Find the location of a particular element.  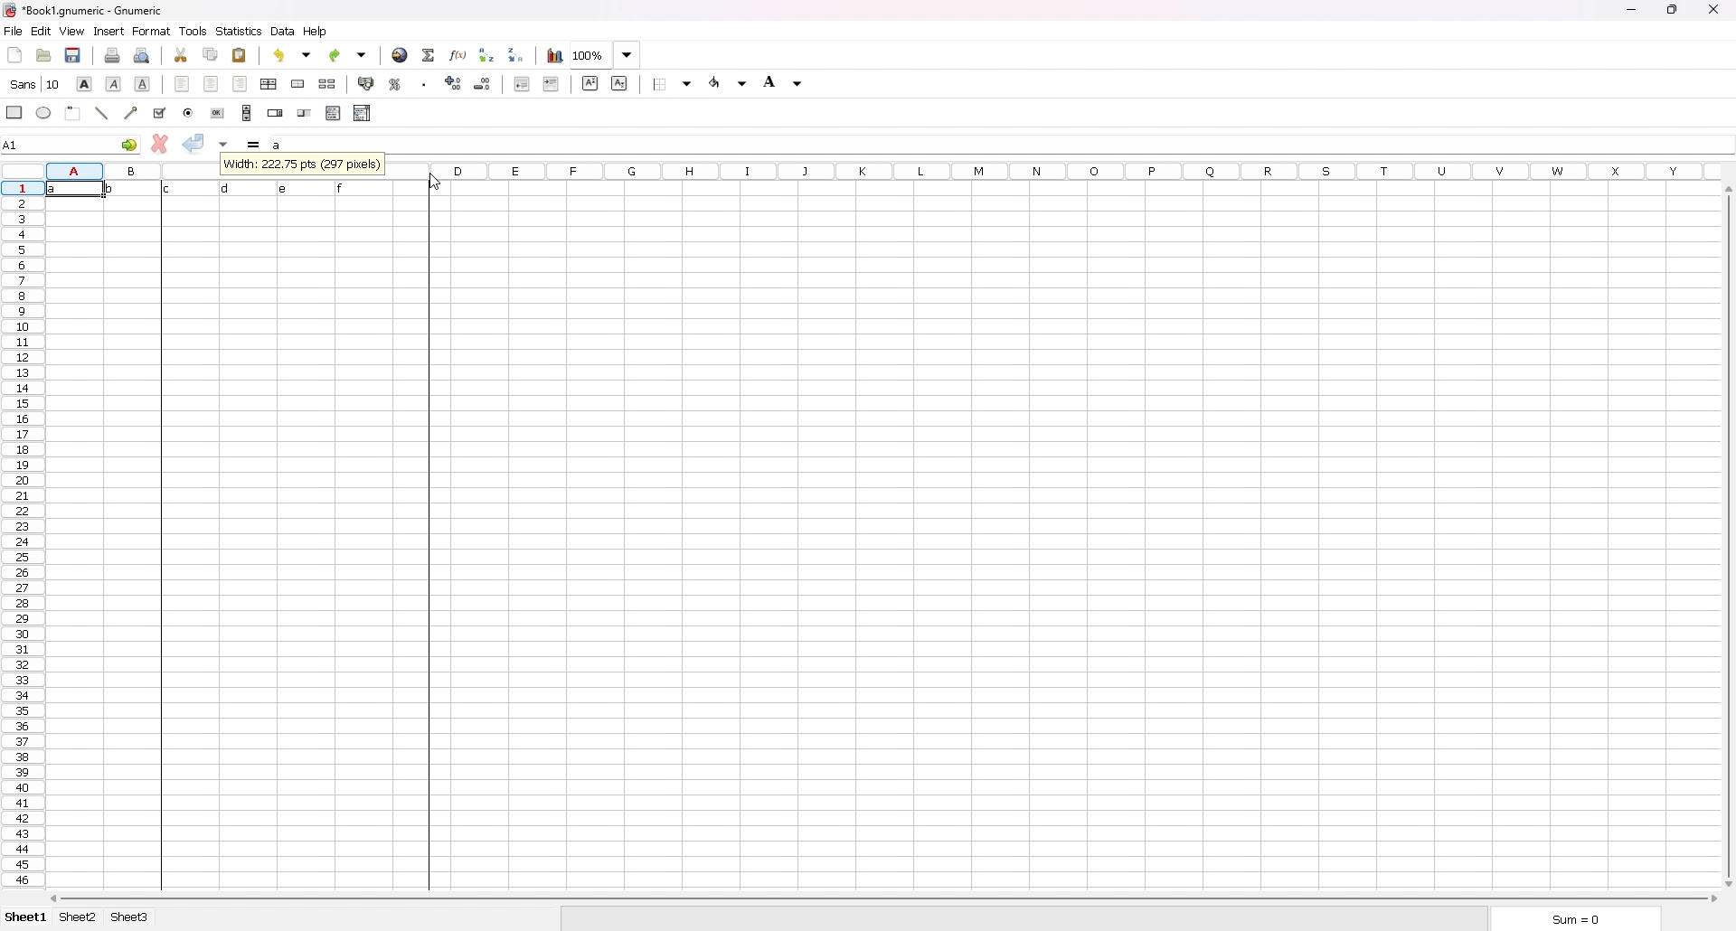

undo is located at coordinates (295, 54).